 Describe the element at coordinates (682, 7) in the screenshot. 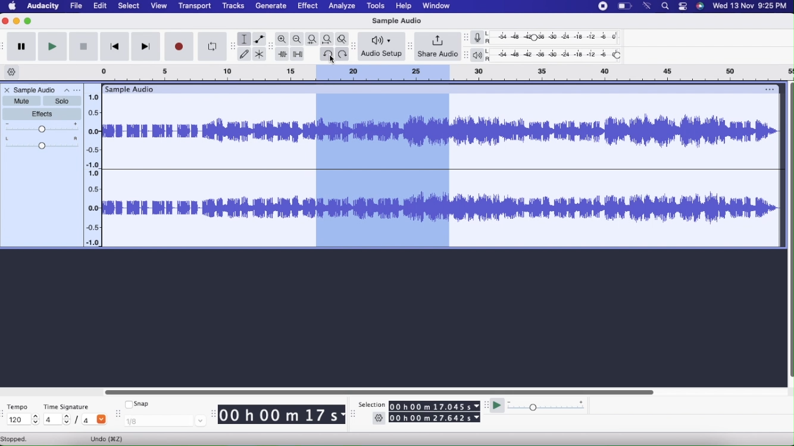

I see `toggle` at that location.